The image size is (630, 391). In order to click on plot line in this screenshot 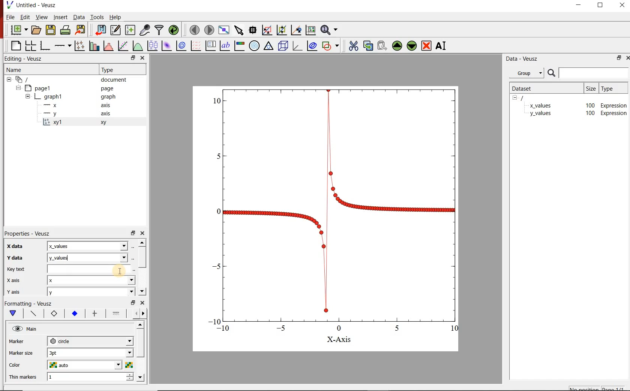, I will do `click(34, 313)`.